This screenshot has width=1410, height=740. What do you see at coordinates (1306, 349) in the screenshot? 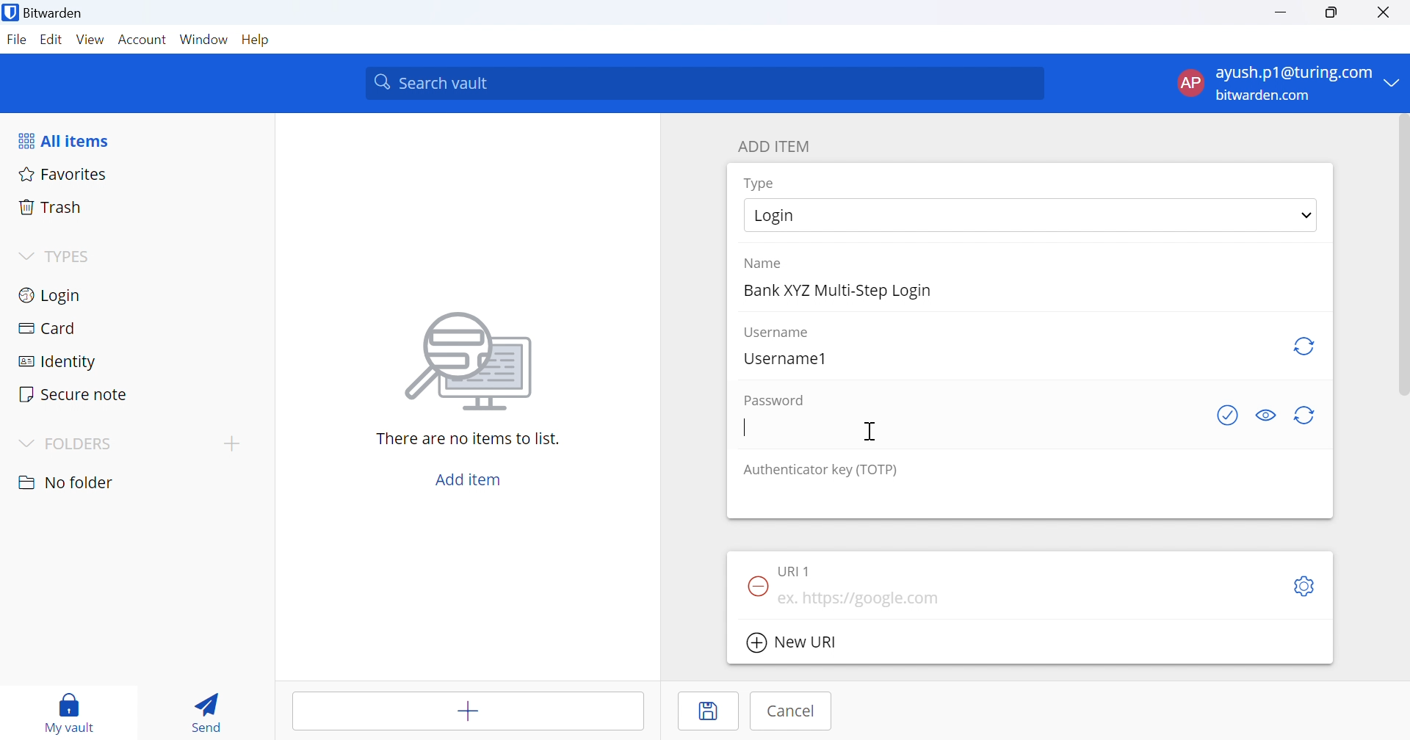
I see `Regenerate username` at bounding box center [1306, 349].